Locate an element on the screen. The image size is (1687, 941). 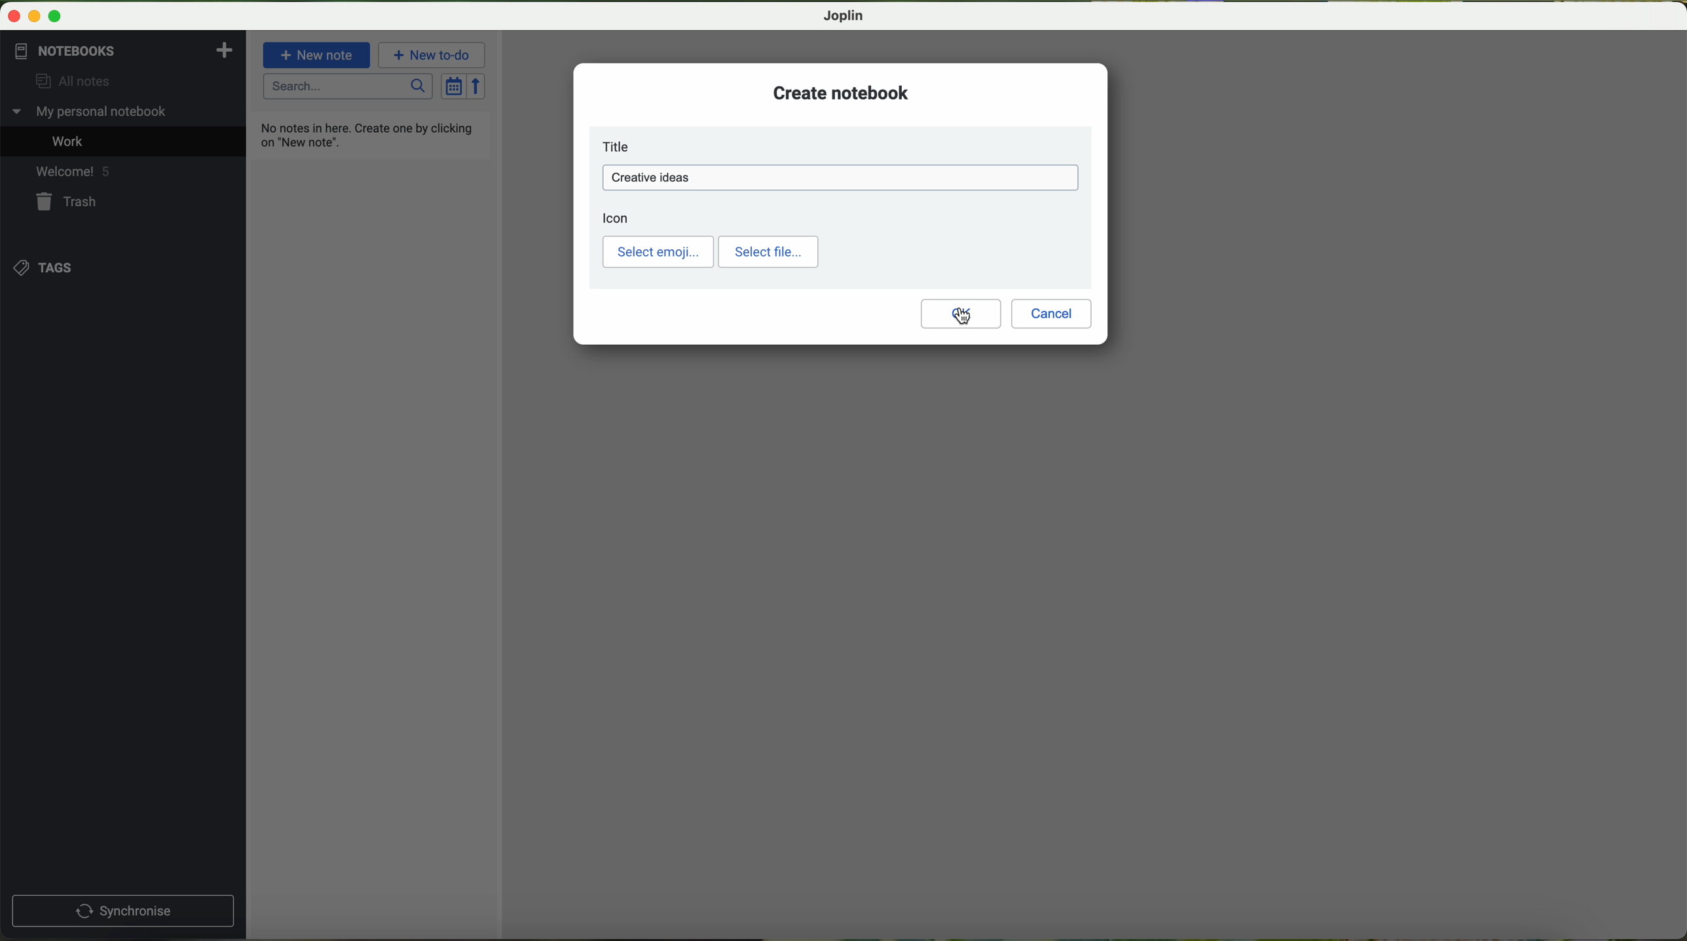
 is located at coordinates (481, 88).